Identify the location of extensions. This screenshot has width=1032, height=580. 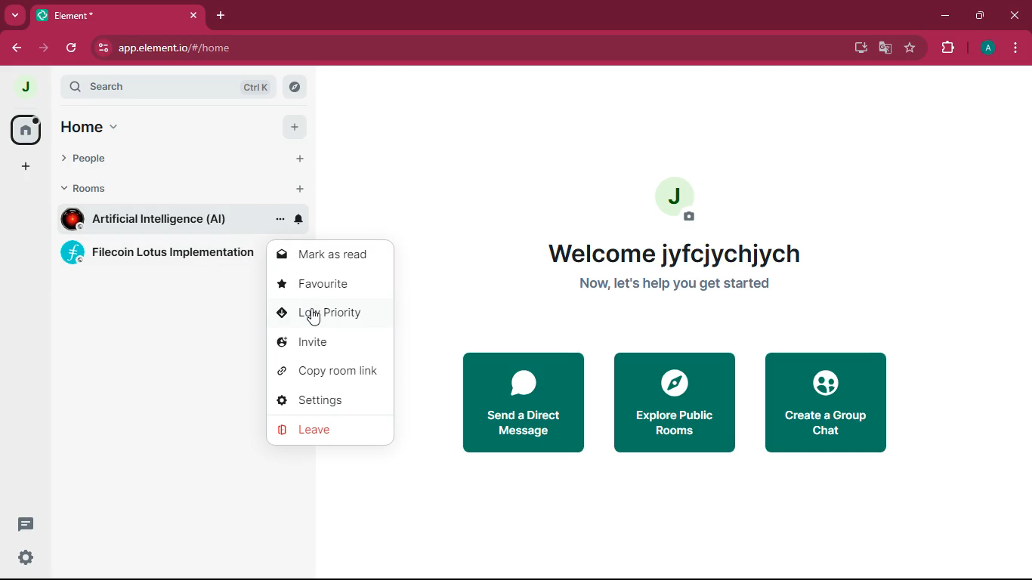
(947, 49).